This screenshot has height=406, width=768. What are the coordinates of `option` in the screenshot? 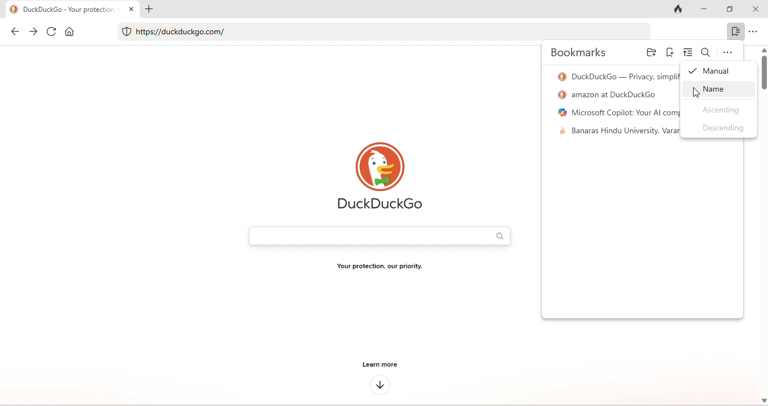 It's located at (726, 53).